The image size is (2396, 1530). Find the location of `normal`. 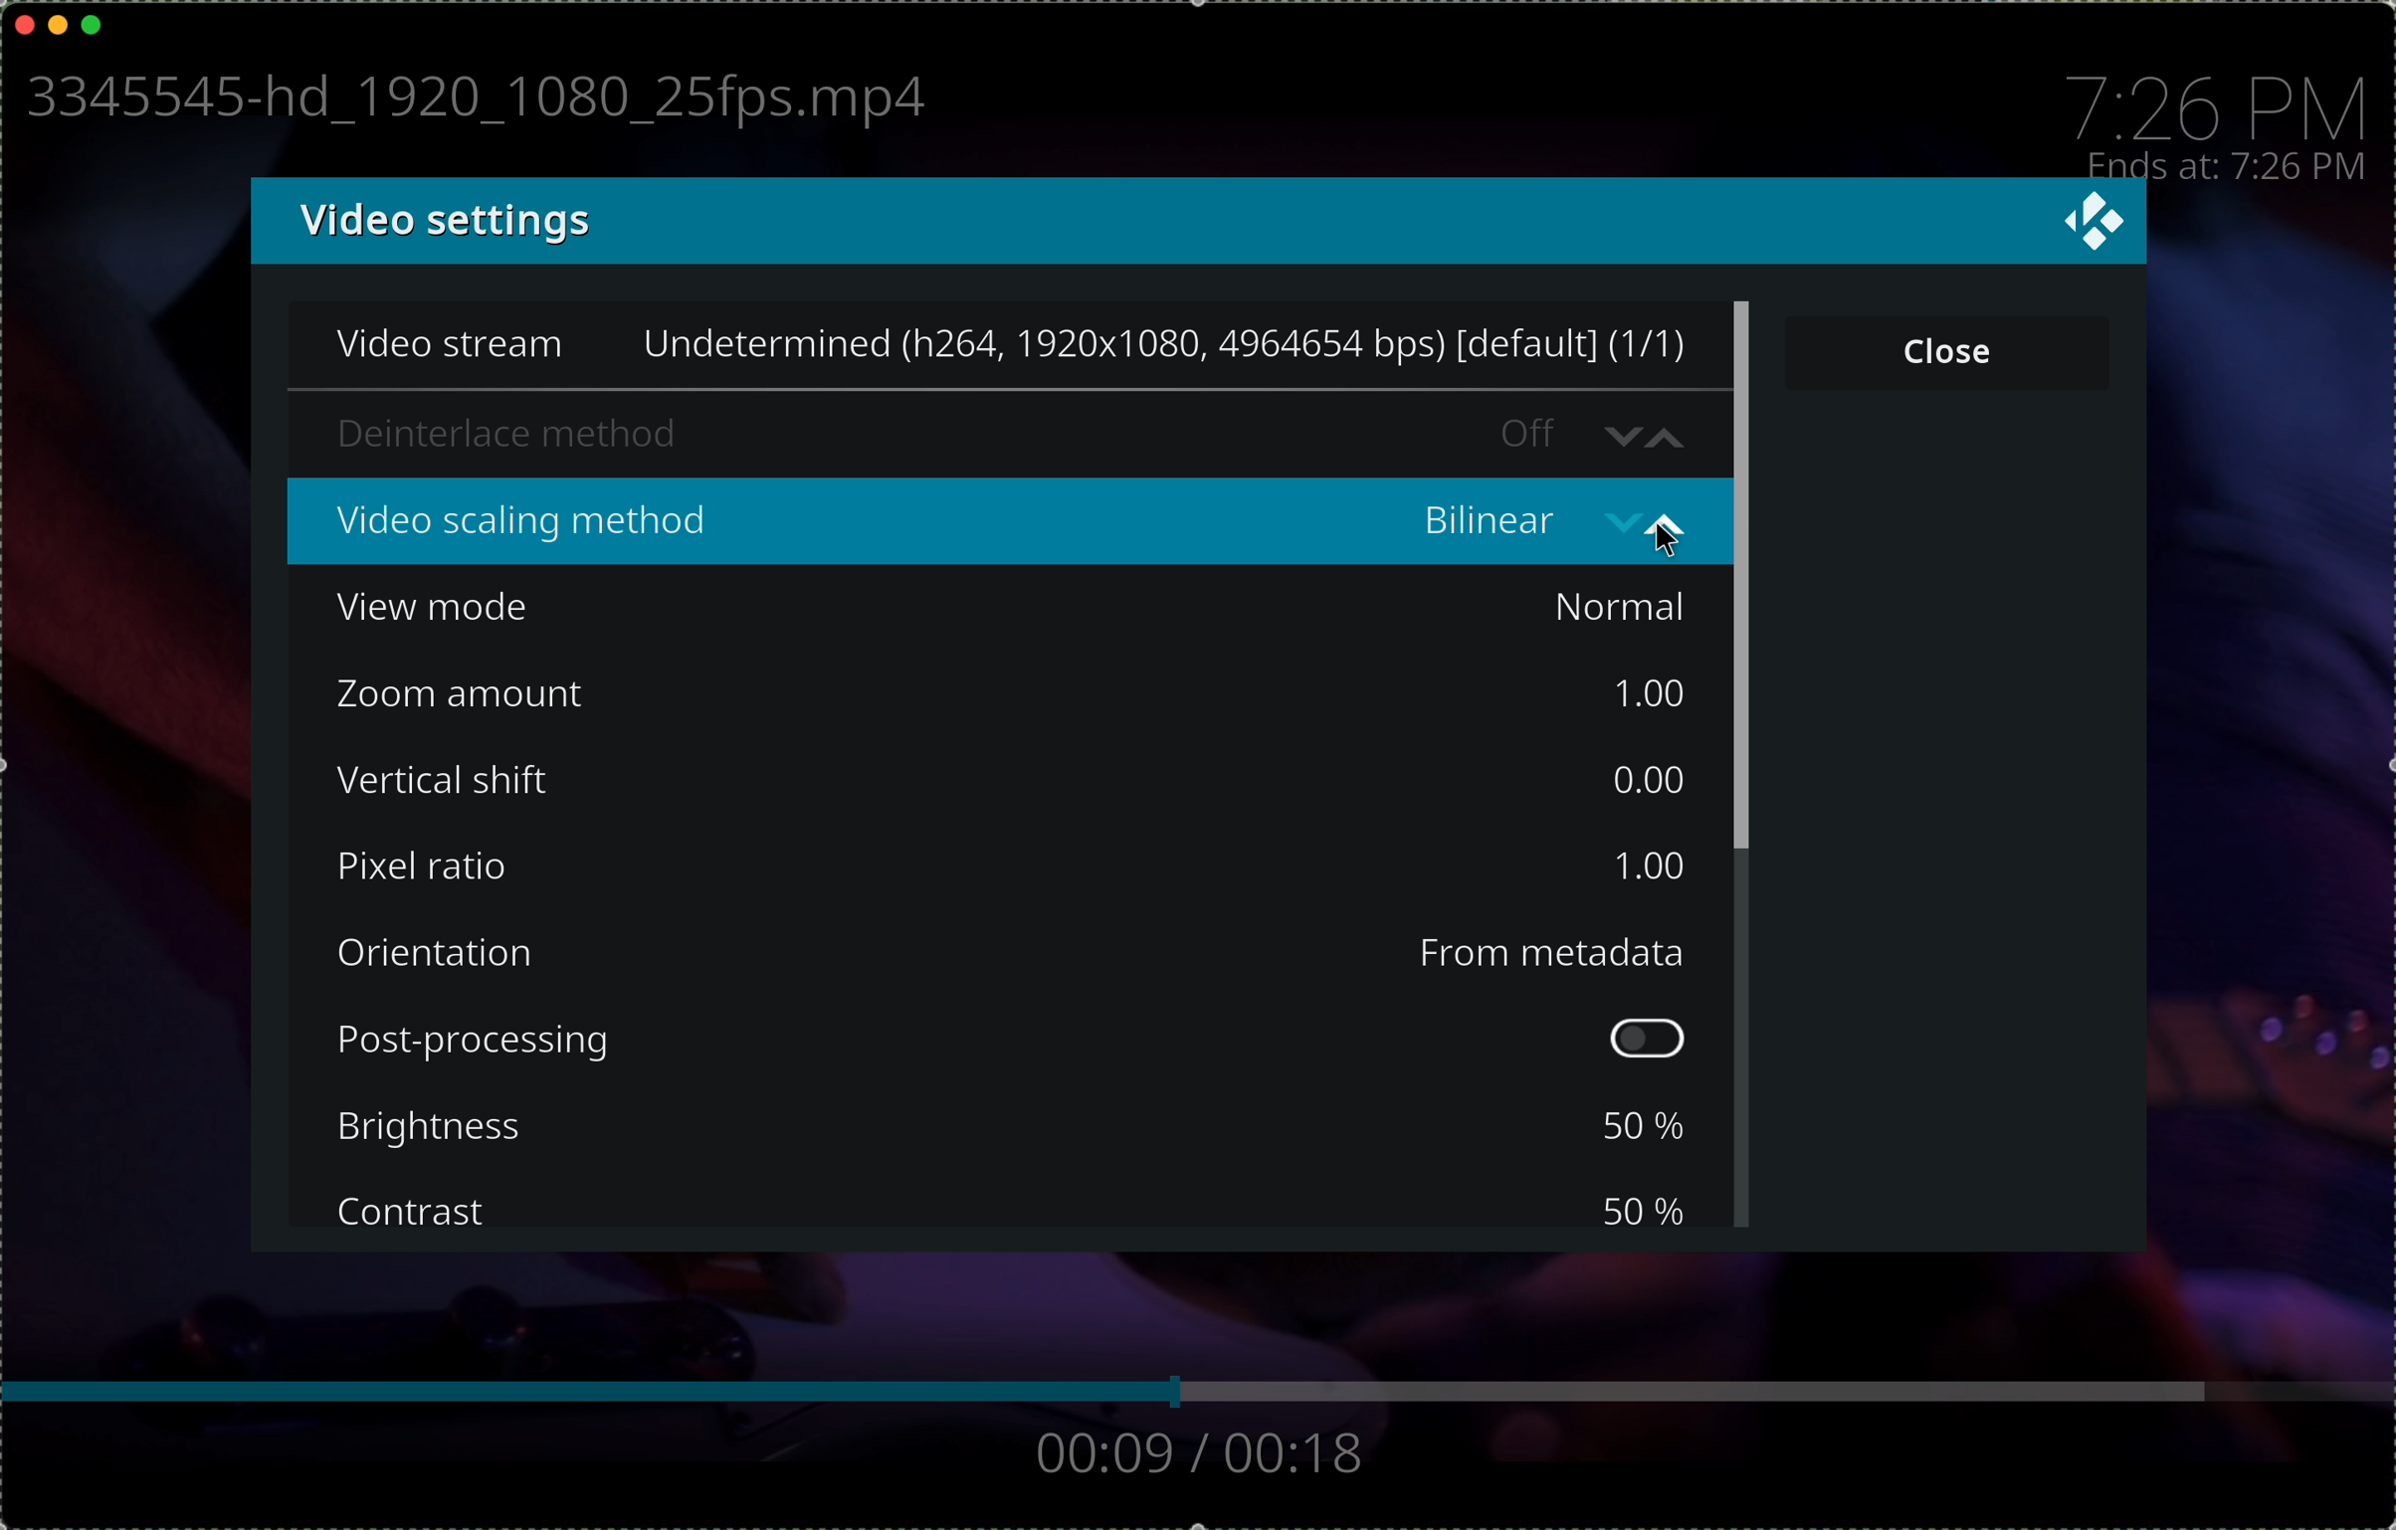

normal is located at coordinates (1619, 607).